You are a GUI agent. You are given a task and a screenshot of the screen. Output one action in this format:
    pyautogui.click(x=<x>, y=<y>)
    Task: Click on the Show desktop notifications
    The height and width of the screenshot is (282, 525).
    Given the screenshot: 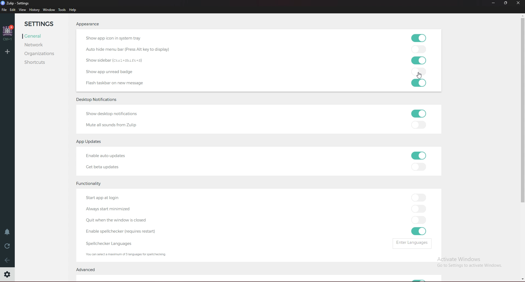 What is the action you would take?
    pyautogui.click(x=113, y=114)
    